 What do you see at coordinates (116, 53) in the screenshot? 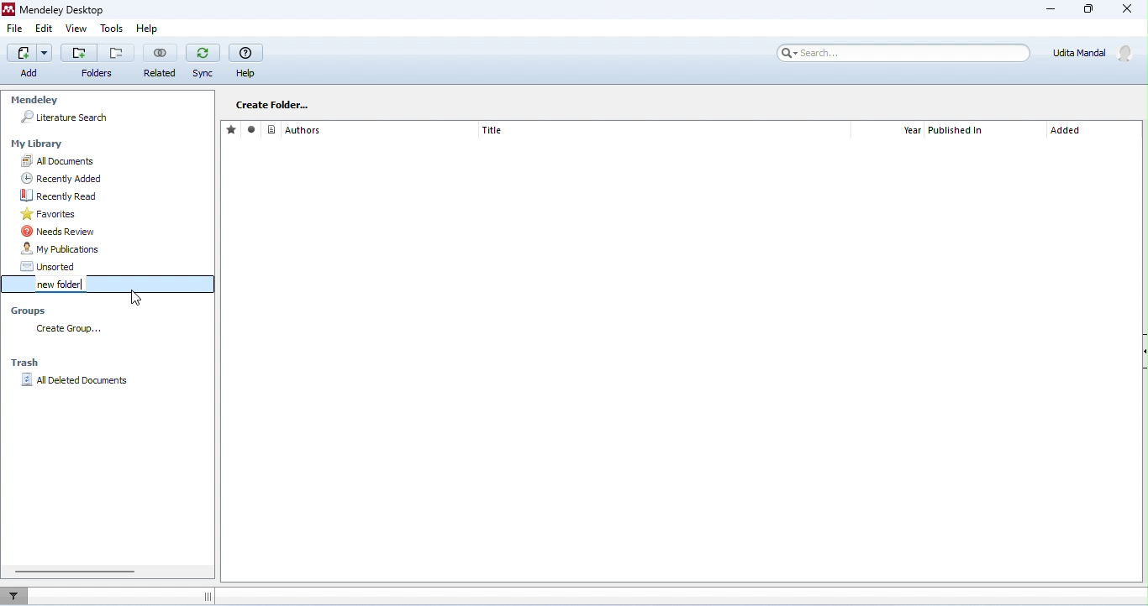
I see `remove` at bounding box center [116, 53].